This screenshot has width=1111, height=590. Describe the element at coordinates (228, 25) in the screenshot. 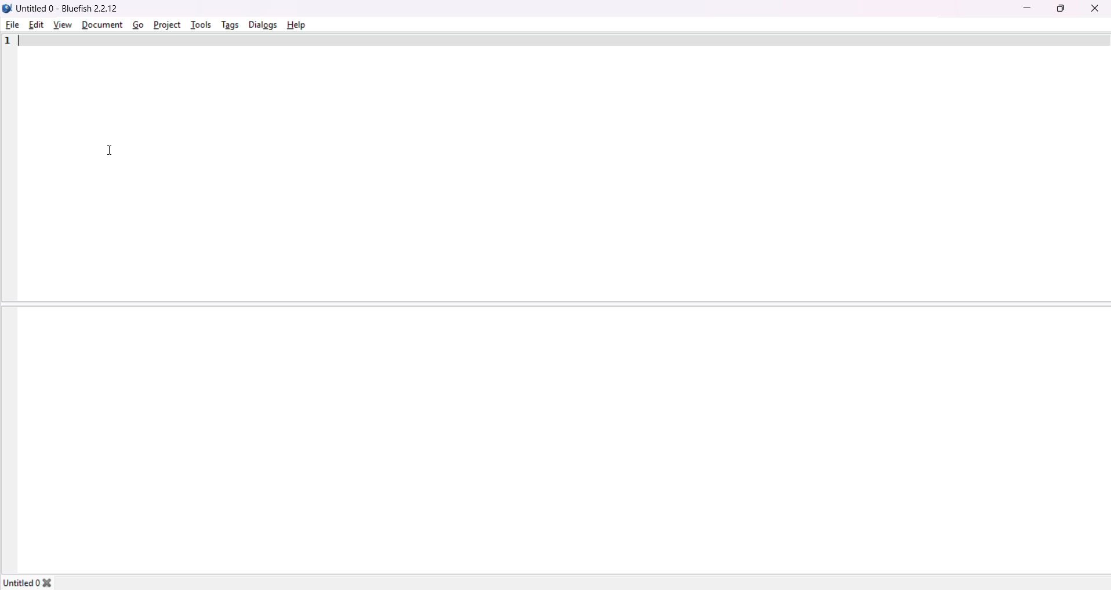

I see `tags` at that location.